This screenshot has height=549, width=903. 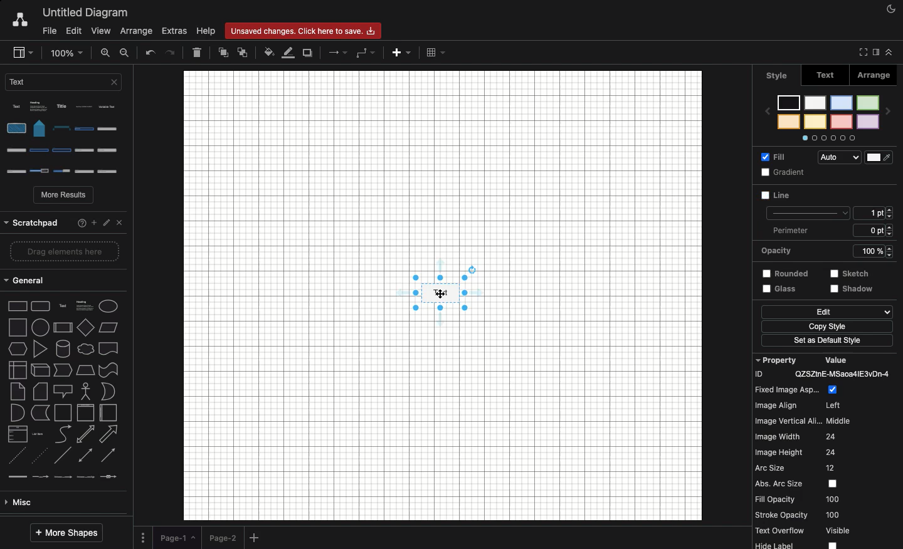 I want to click on To back, so click(x=242, y=52).